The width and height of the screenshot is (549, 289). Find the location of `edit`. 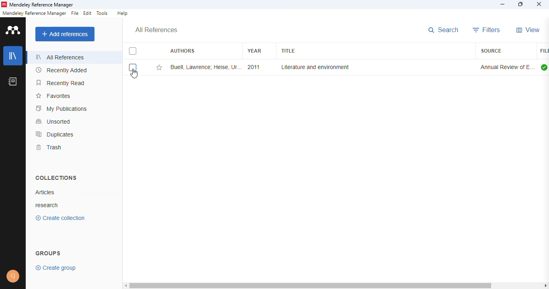

edit is located at coordinates (88, 13).